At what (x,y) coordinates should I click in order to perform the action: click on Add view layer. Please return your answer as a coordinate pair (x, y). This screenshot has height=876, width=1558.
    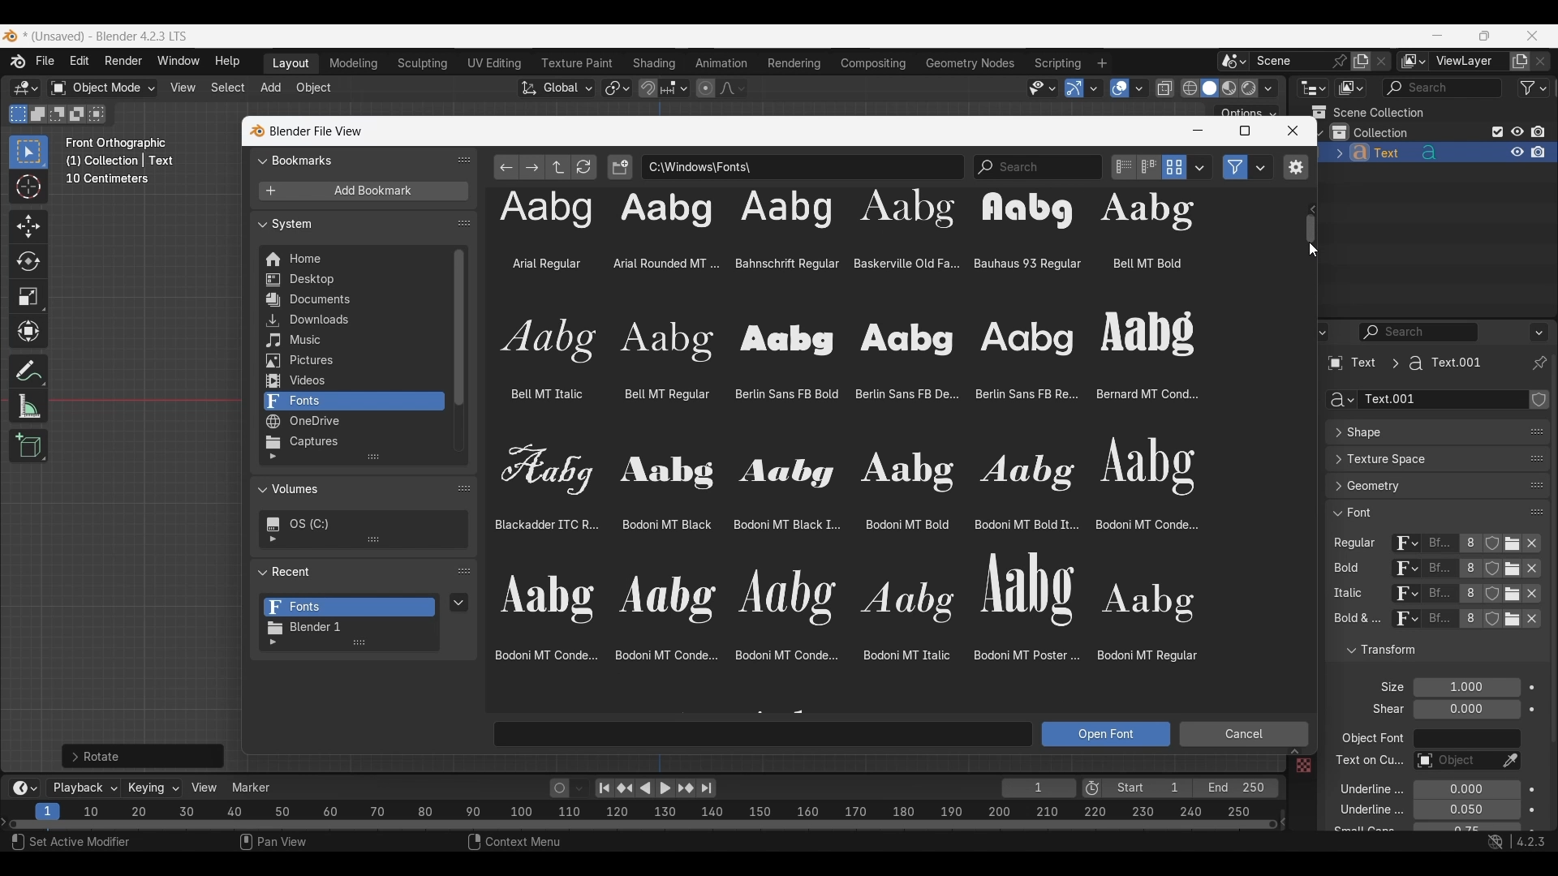
    Looking at the image, I should click on (1520, 62).